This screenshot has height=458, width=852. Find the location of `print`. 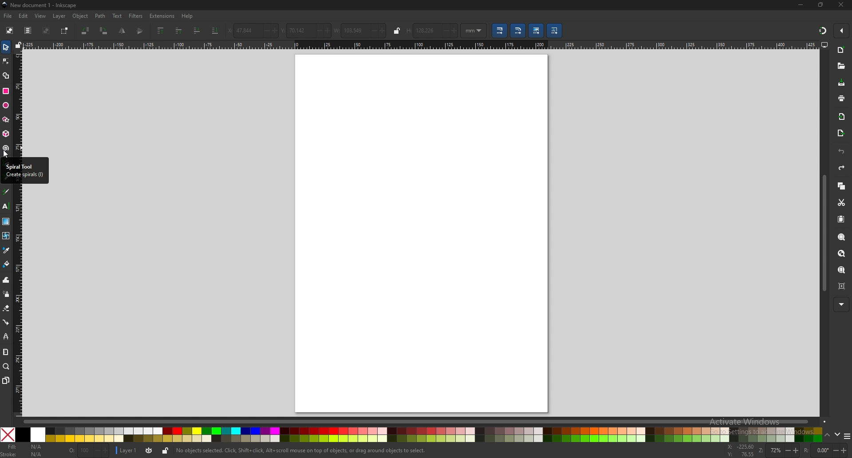

print is located at coordinates (841, 98).